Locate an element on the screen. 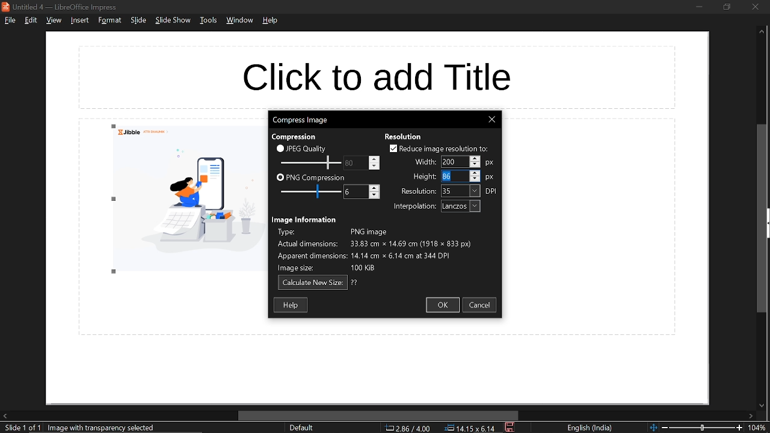  increase width is located at coordinates (475, 158).